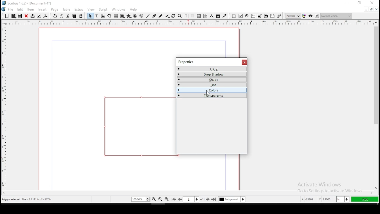  What do you see at coordinates (310, 16) in the screenshot?
I see `preview mode` at bounding box center [310, 16].